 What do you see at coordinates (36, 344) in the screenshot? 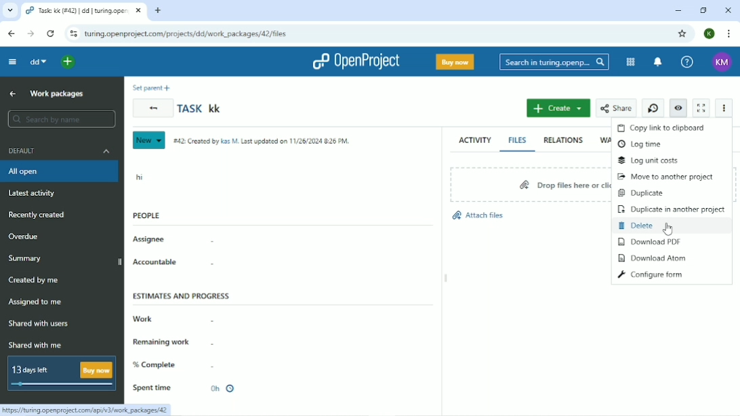
I see `Shared with me` at bounding box center [36, 344].